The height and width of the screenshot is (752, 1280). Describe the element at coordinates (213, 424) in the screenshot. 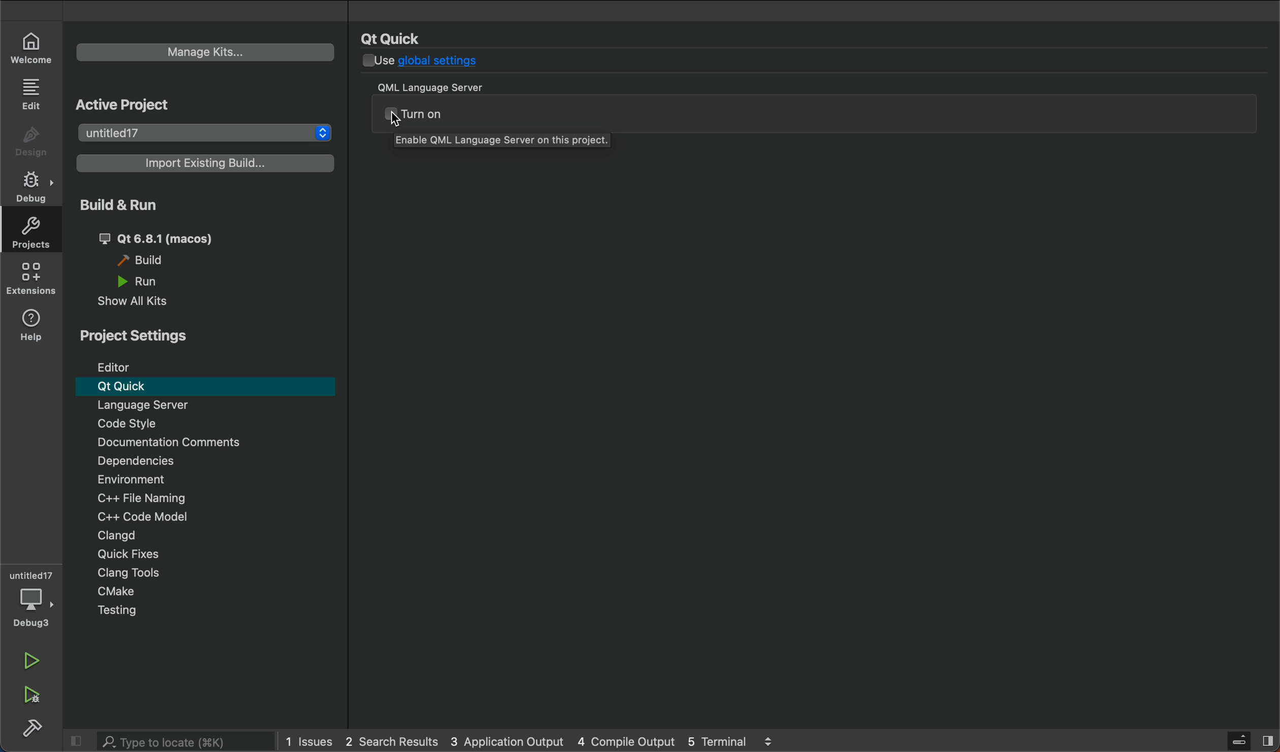

I see `code style` at that location.